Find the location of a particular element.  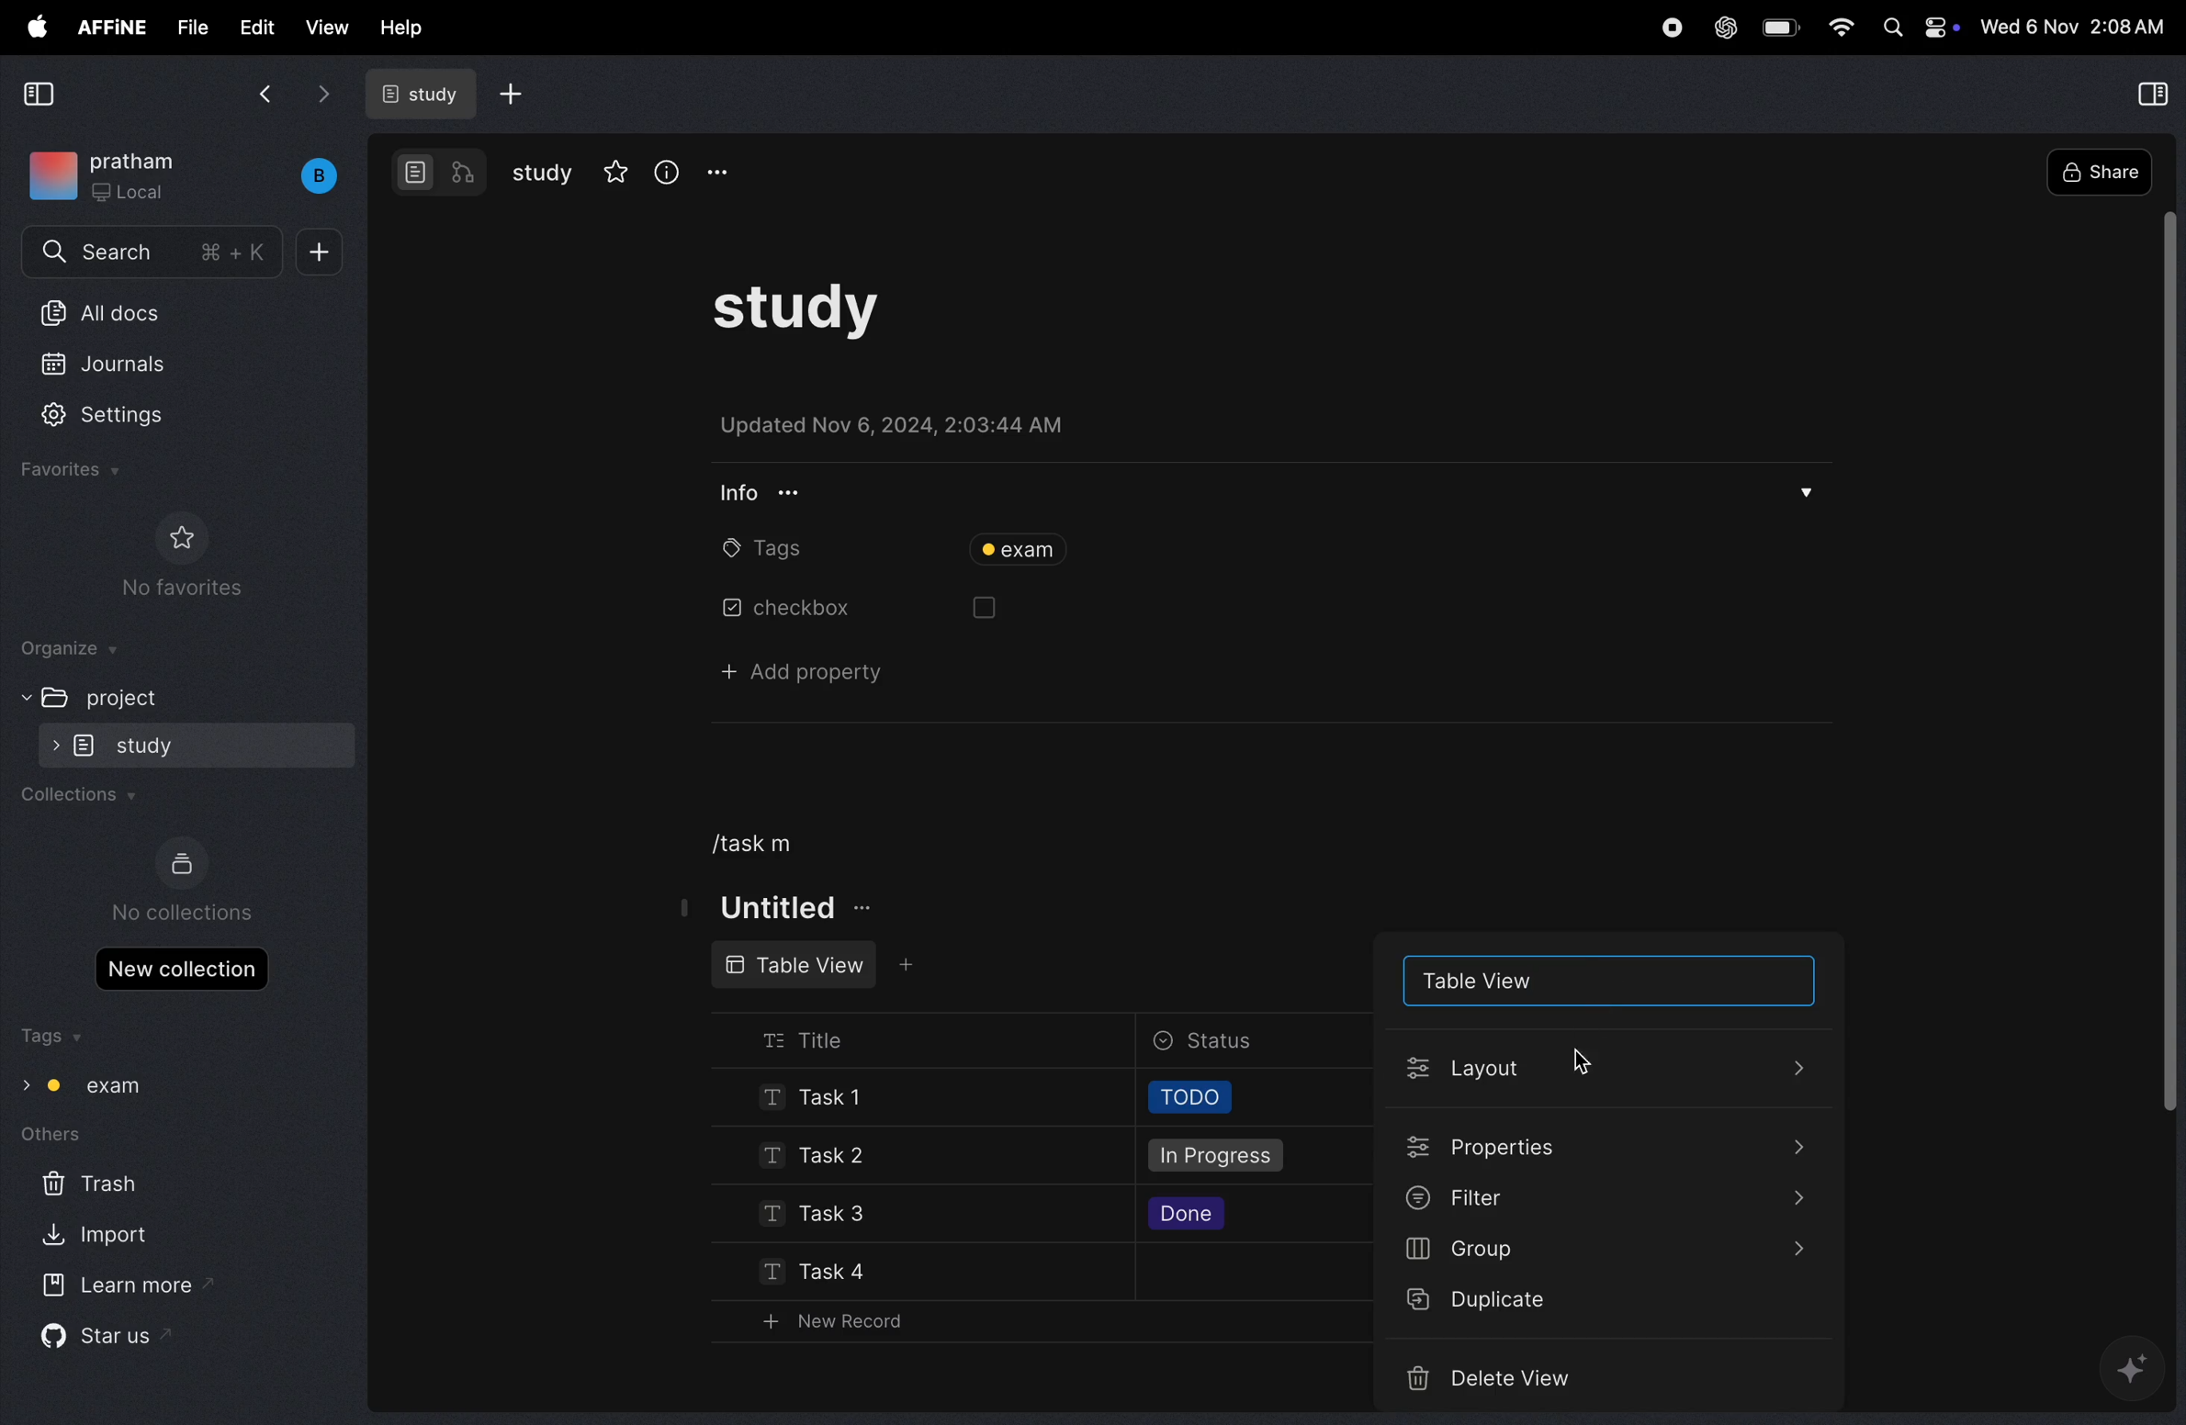

done is located at coordinates (1189, 1217).